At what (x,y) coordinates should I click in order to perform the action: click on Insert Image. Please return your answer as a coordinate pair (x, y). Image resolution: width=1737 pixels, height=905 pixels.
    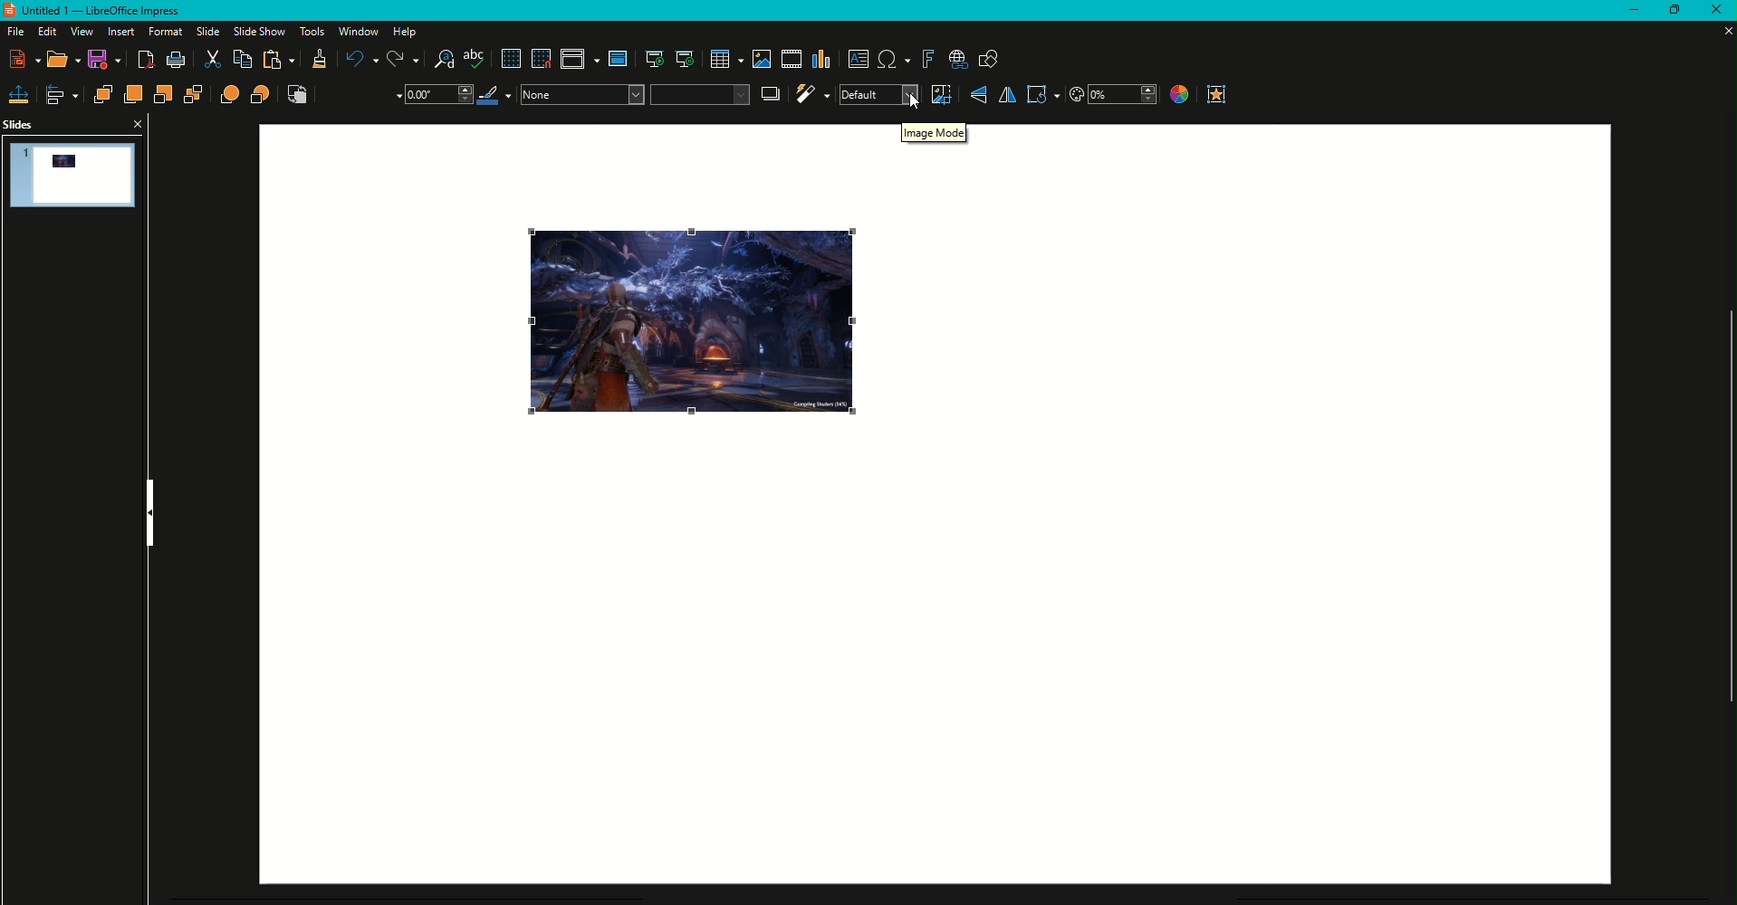
    Looking at the image, I should click on (759, 59).